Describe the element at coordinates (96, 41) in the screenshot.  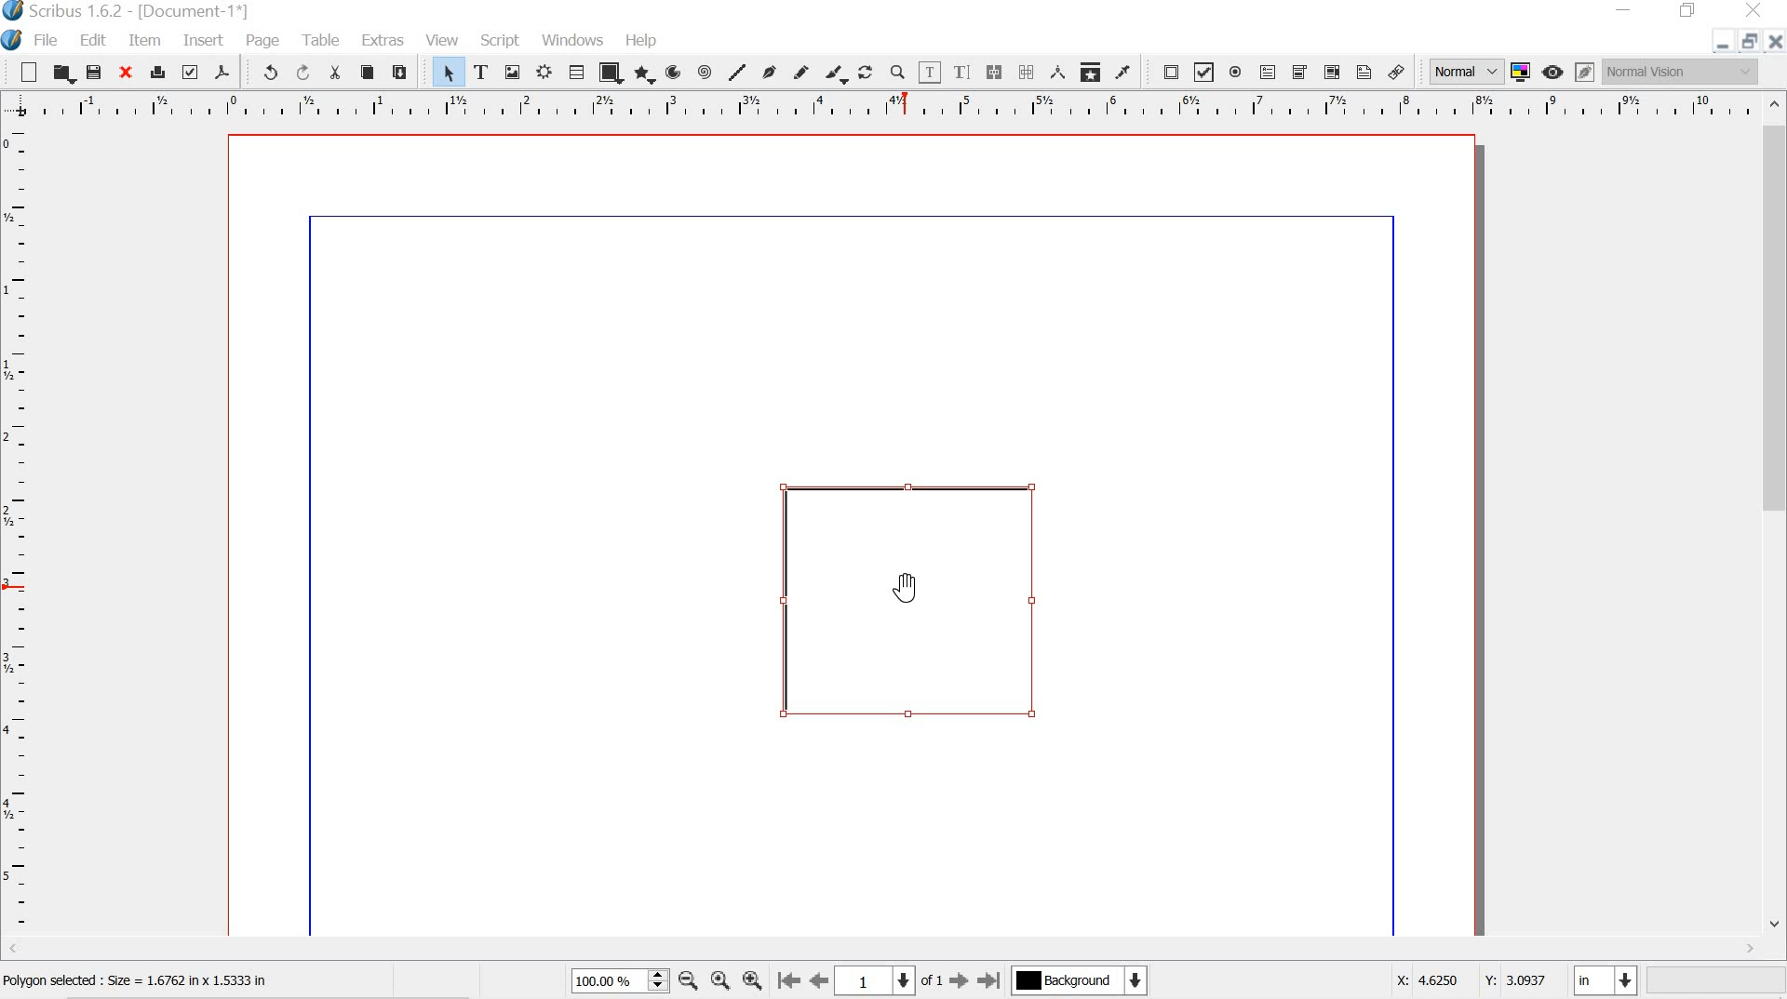
I see `EDIT` at that location.